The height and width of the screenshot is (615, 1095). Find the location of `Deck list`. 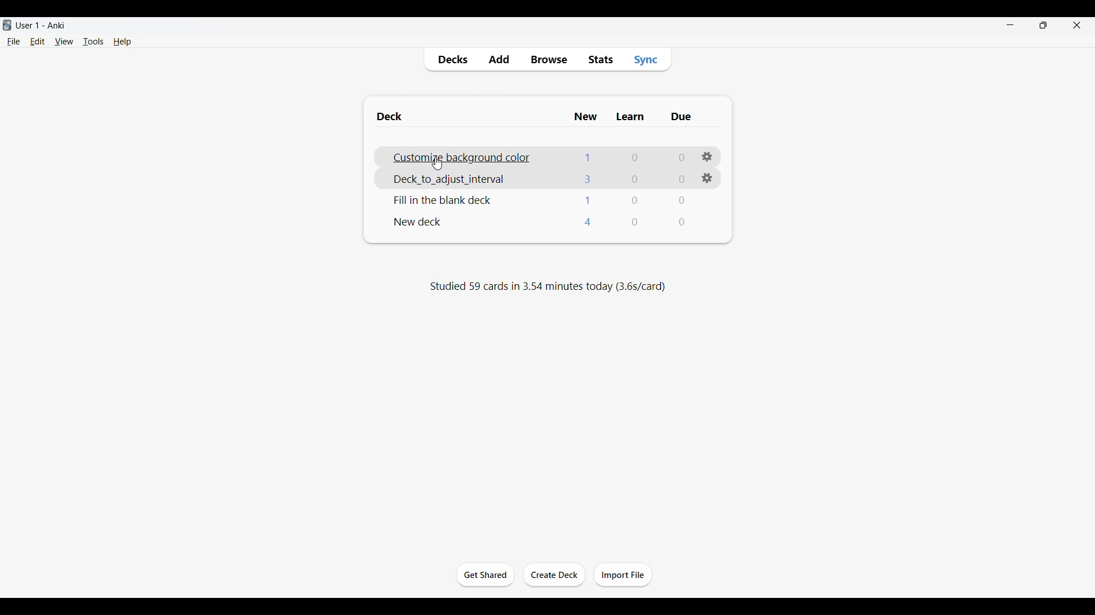

Deck list is located at coordinates (445, 200).